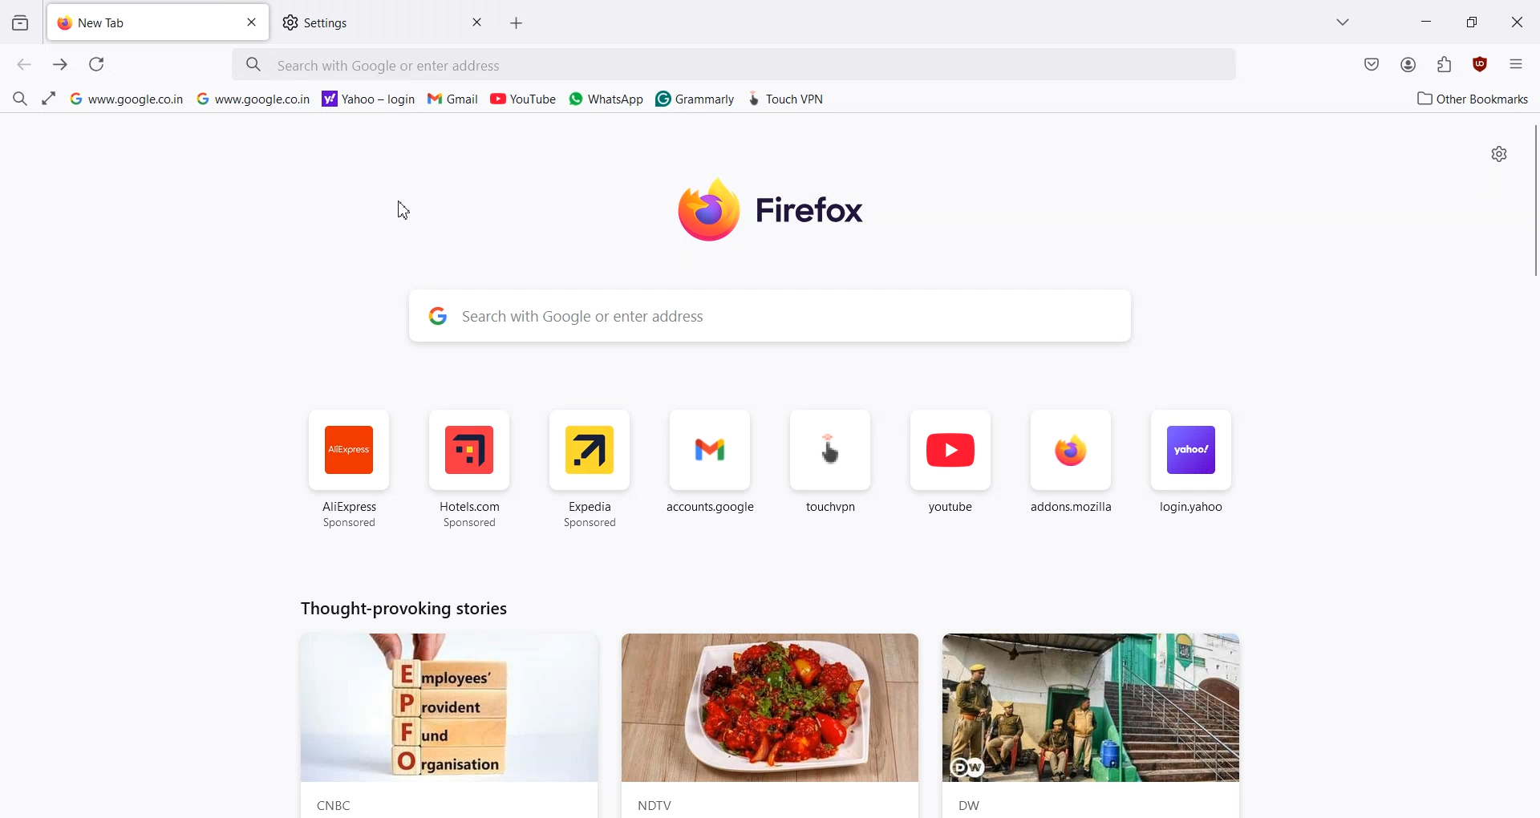 This screenshot has width=1540, height=818. I want to click on News, so click(1099, 725).